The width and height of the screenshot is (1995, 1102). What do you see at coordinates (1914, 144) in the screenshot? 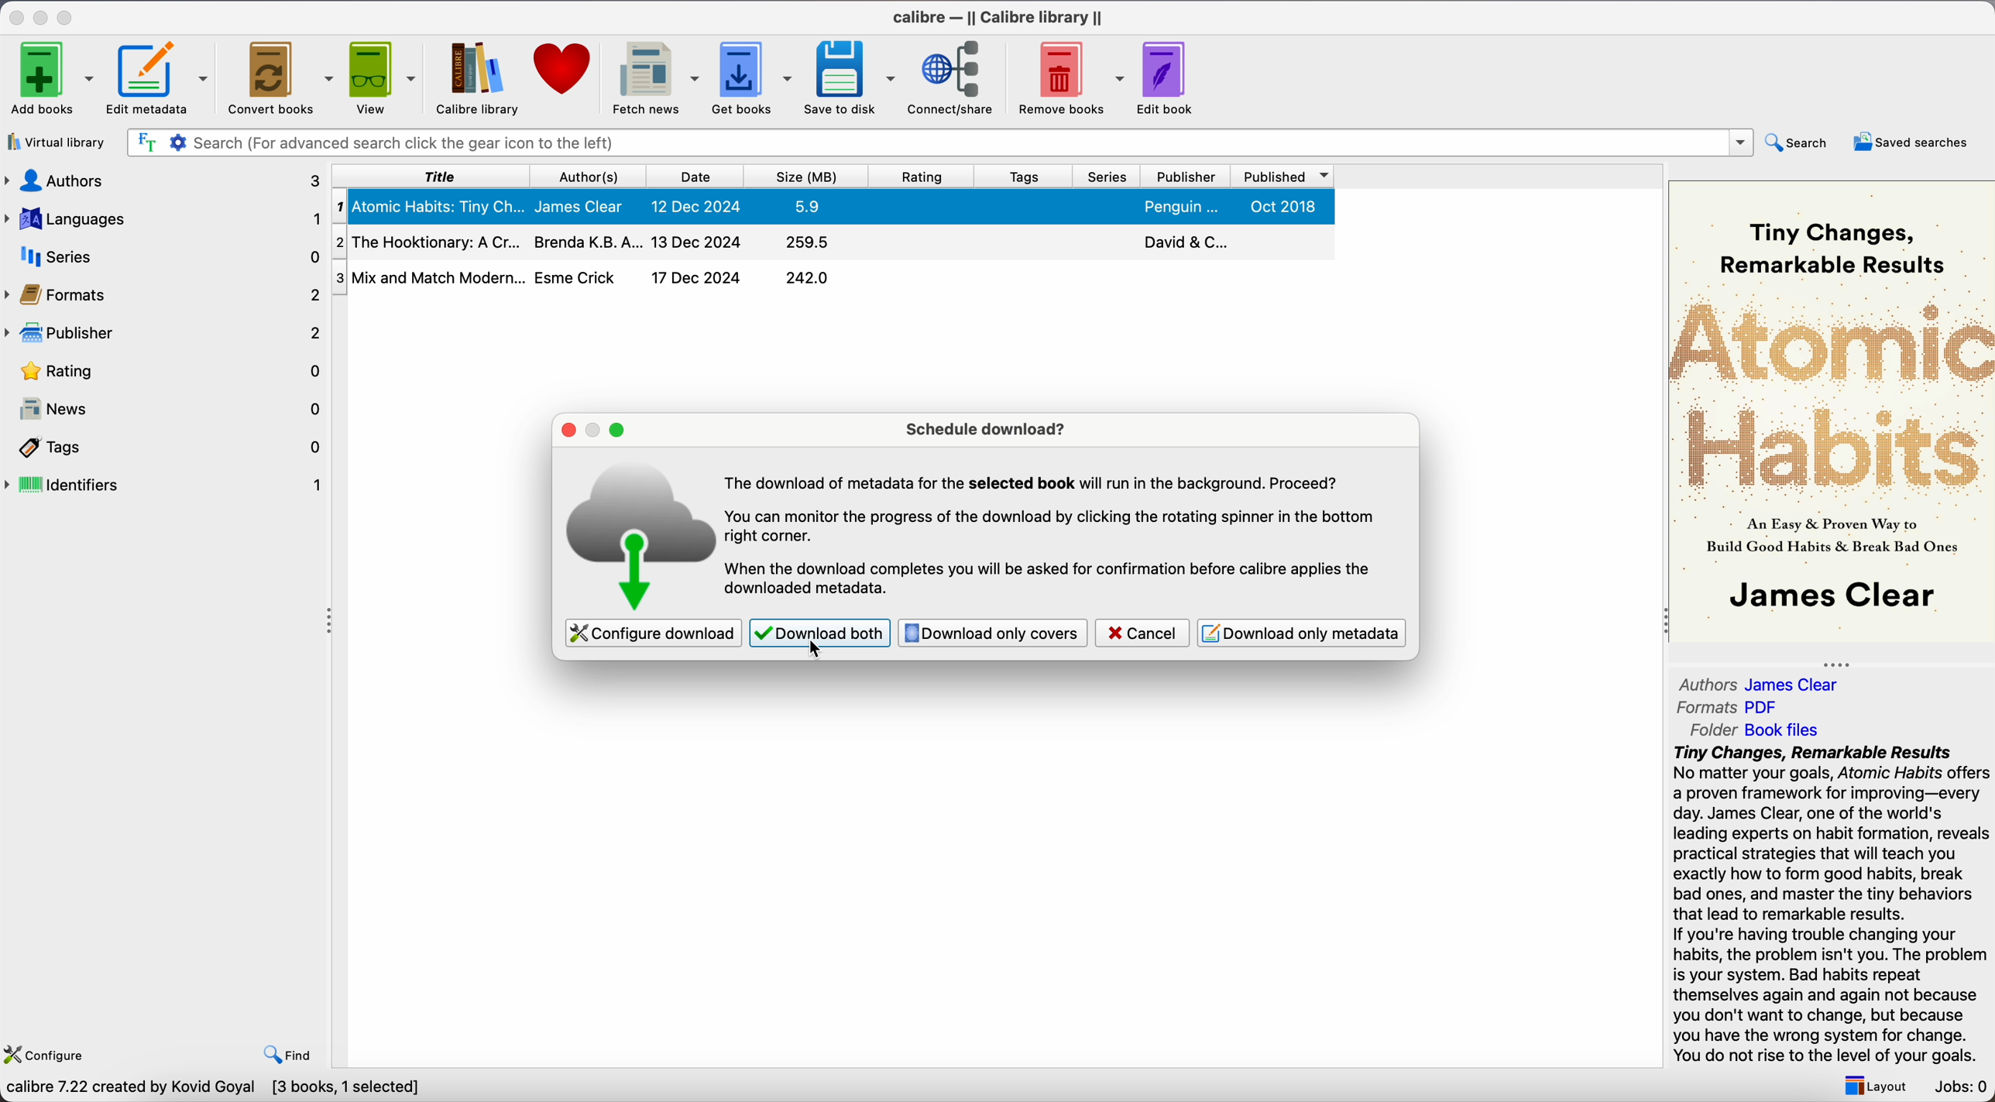
I see `saved searches` at bounding box center [1914, 144].